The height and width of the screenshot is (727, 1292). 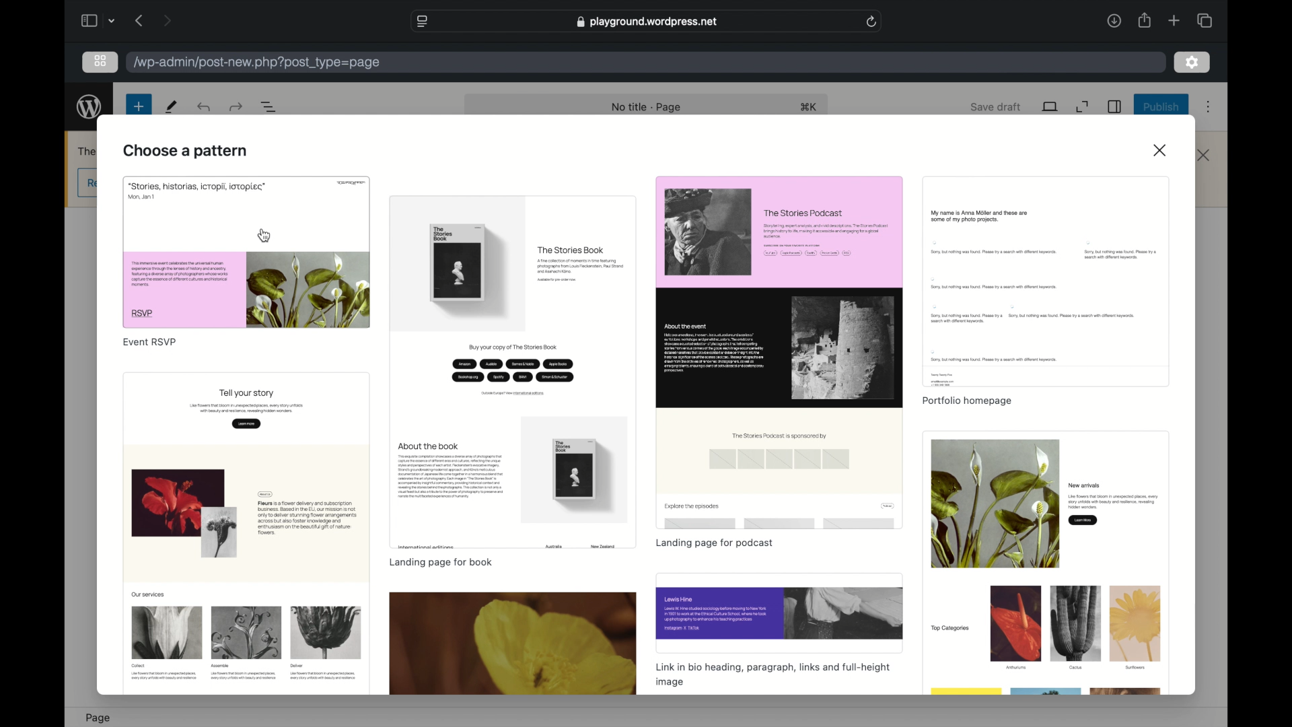 I want to click on preview, so click(x=513, y=645).